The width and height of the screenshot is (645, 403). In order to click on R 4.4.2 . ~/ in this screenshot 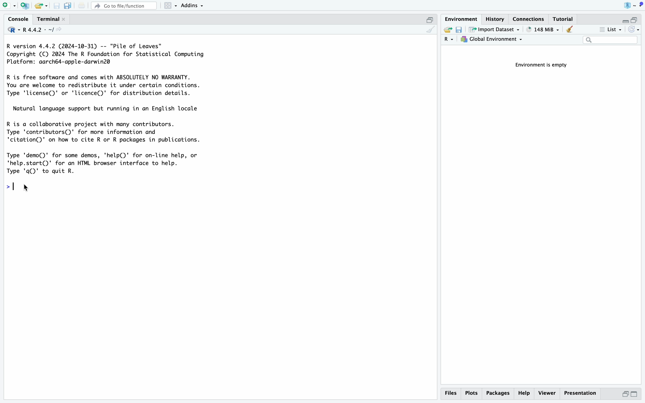, I will do `click(39, 29)`.